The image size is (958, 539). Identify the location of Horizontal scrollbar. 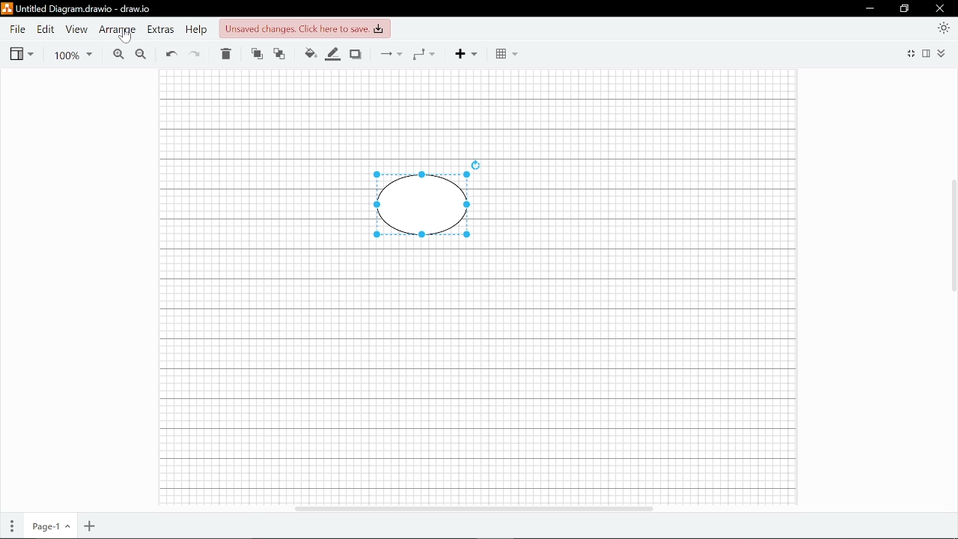
(472, 506).